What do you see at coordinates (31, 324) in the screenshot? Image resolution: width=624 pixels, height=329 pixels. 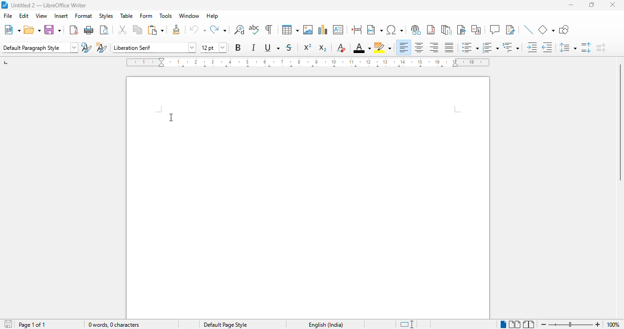 I see `page 1 of 1` at bounding box center [31, 324].